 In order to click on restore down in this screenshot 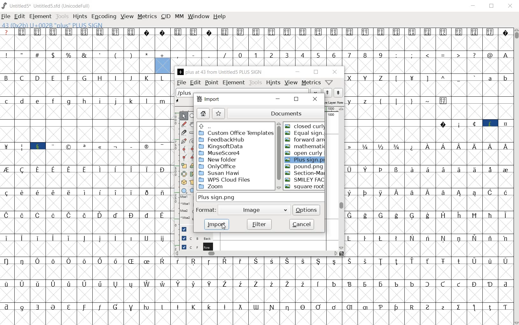, I will do `click(492, 6)`.